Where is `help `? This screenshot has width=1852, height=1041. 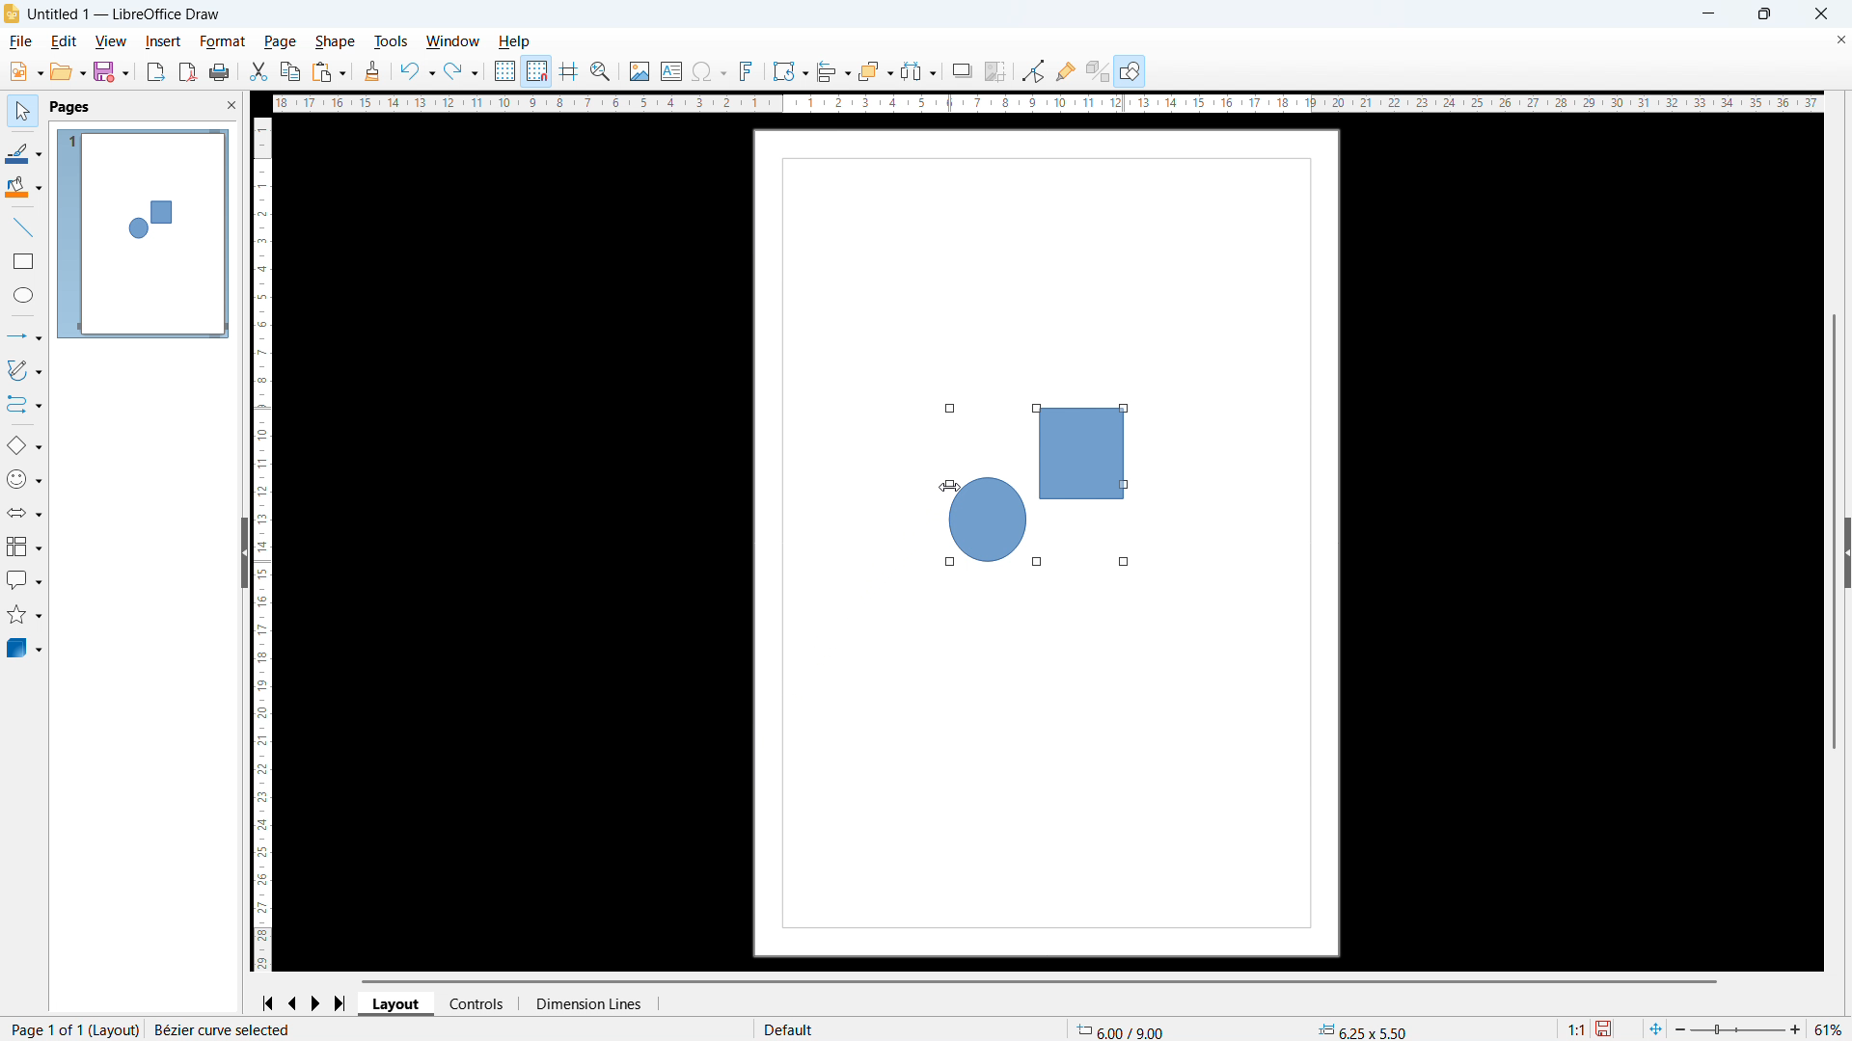
help  is located at coordinates (515, 42).